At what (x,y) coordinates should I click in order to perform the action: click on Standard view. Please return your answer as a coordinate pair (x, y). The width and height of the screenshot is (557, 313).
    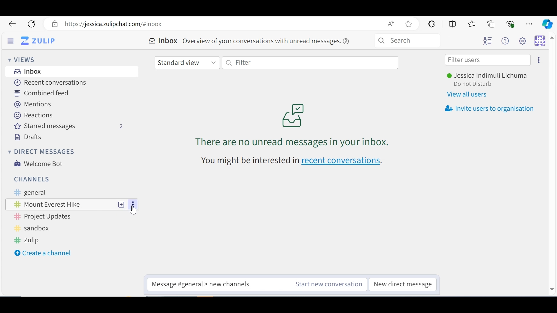
    Looking at the image, I should click on (187, 62).